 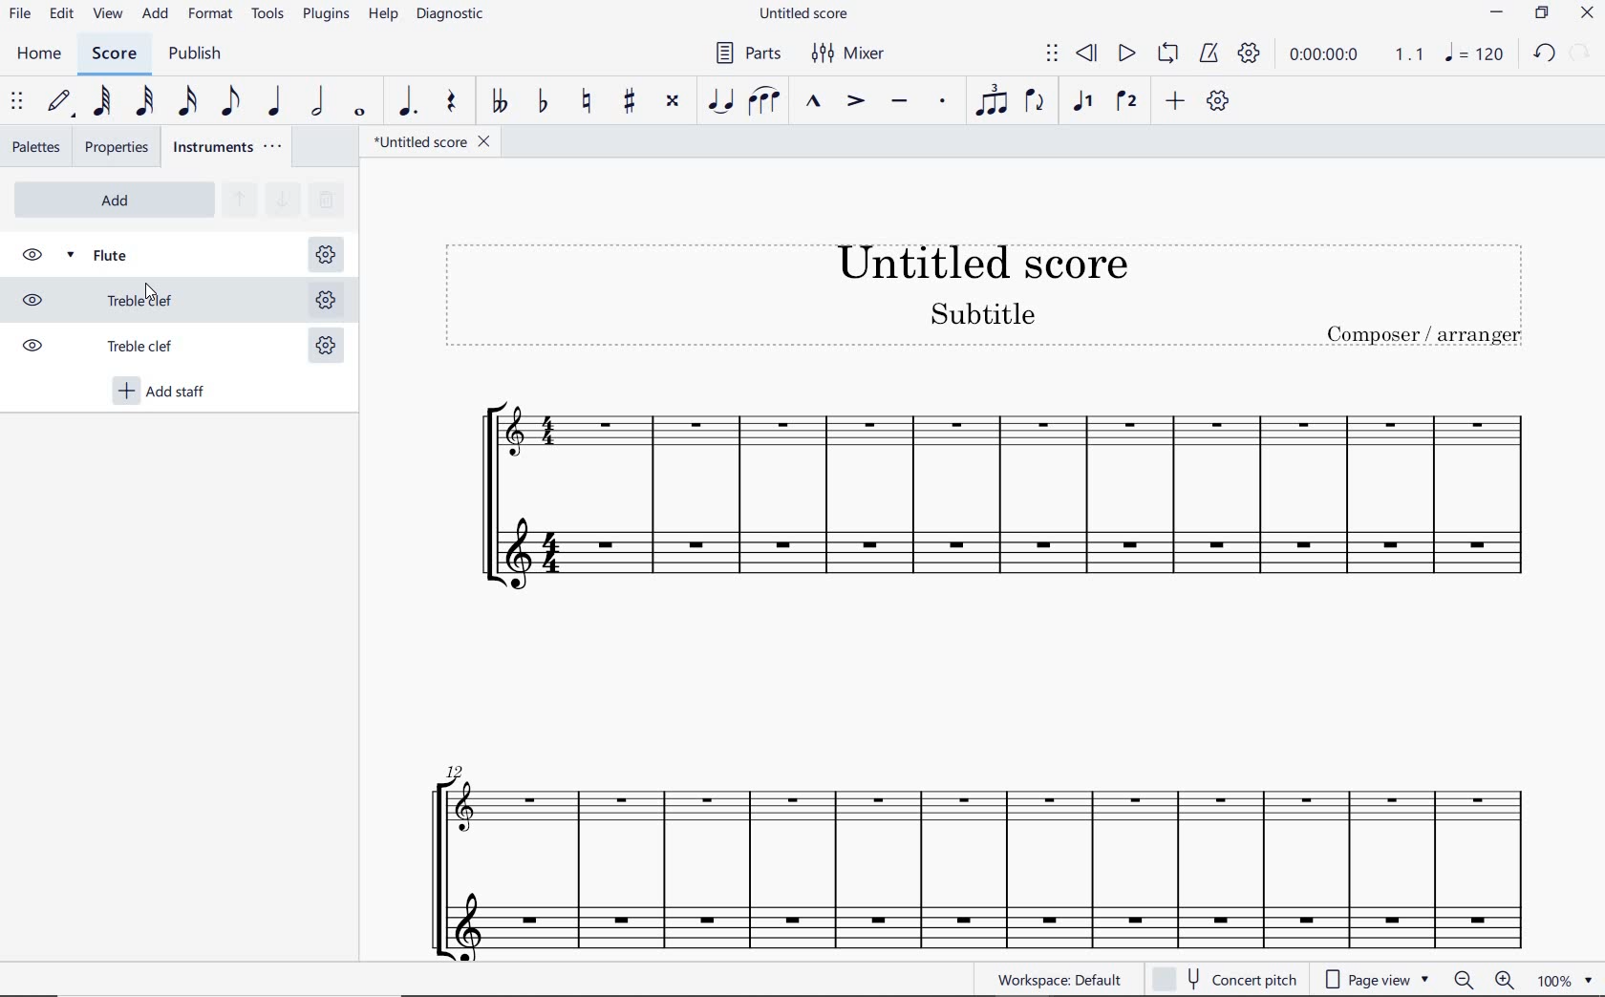 I want to click on CLOSE, so click(x=1587, y=13).